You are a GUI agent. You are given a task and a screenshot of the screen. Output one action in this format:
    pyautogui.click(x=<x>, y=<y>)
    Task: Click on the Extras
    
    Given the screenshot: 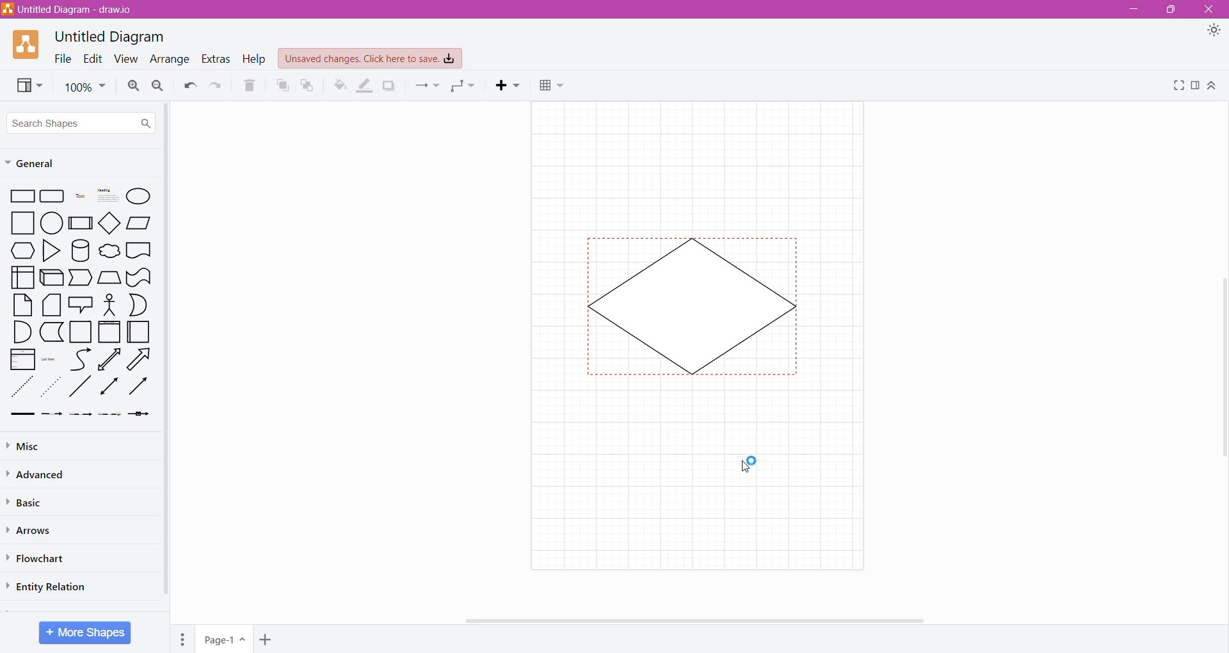 What is the action you would take?
    pyautogui.click(x=216, y=59)
    